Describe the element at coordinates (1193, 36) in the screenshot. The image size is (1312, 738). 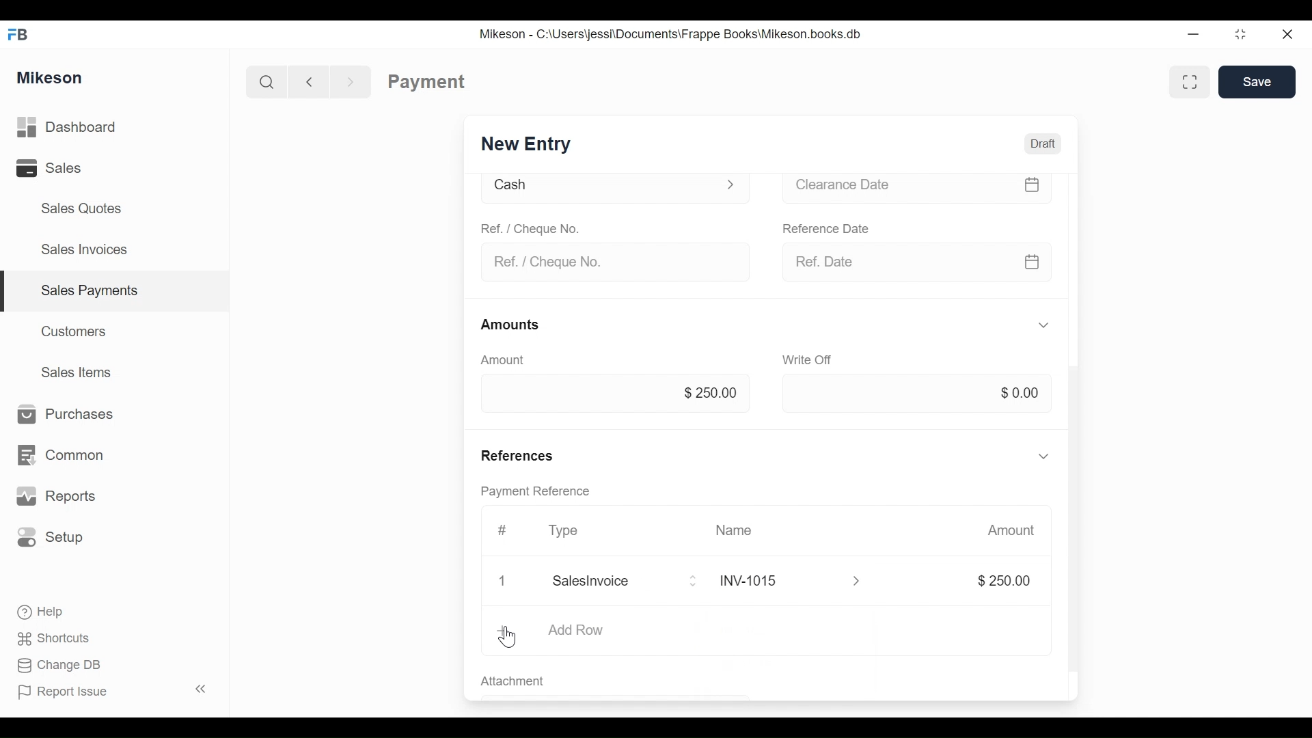
I see `Minimize` at that location.